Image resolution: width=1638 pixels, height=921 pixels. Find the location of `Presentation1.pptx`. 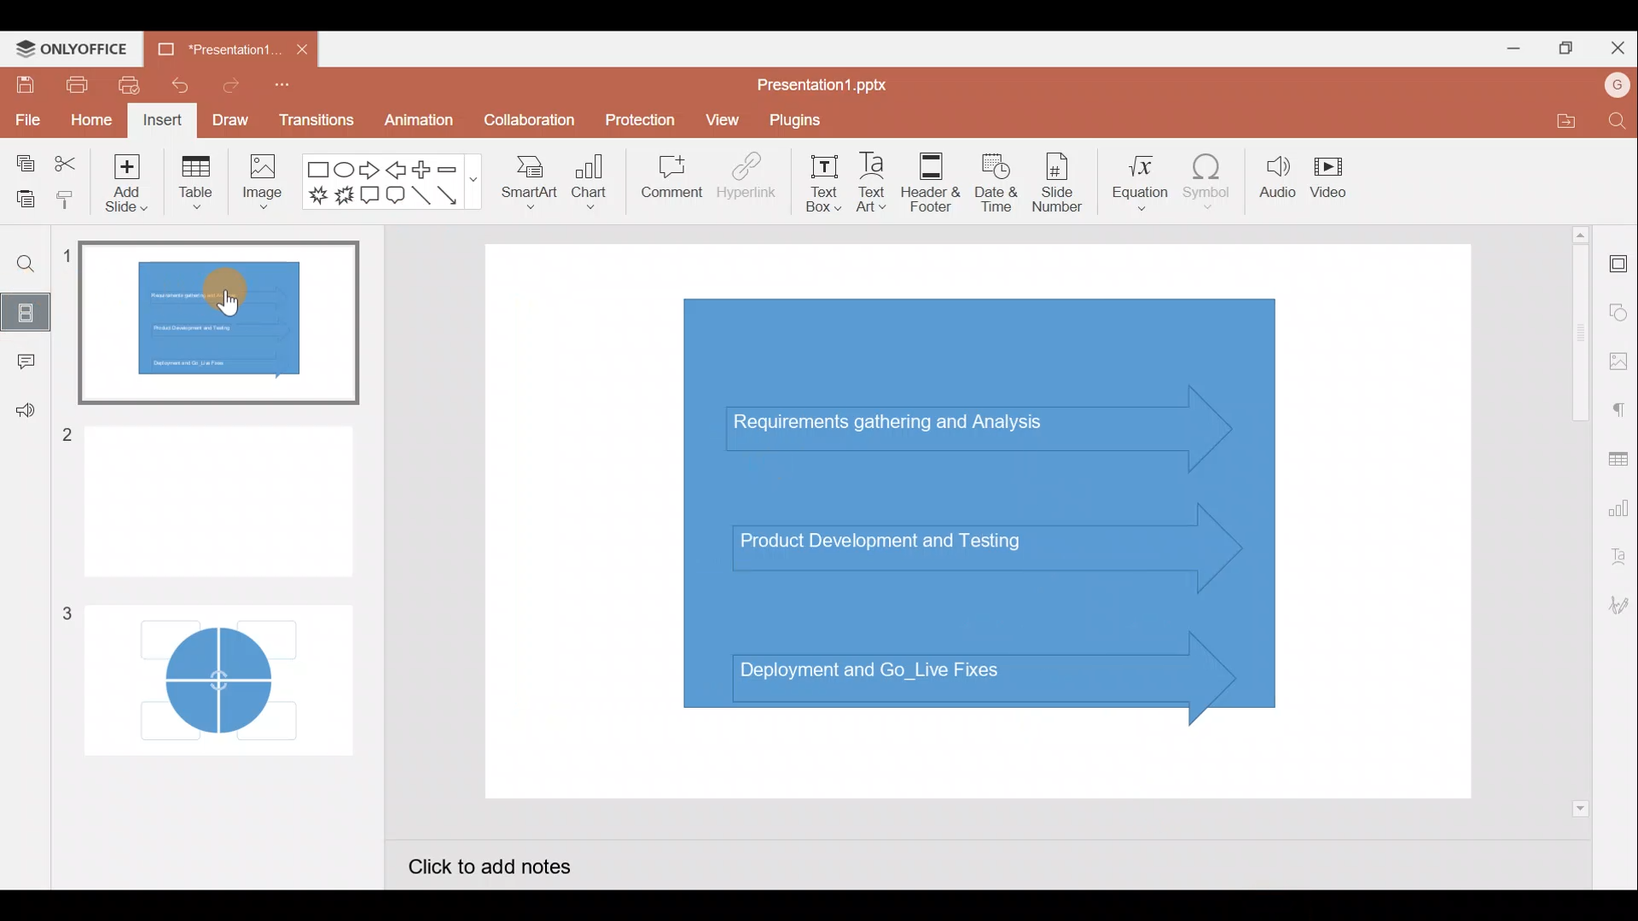

Presentation1.pptx is located at coordinates (826, 84).